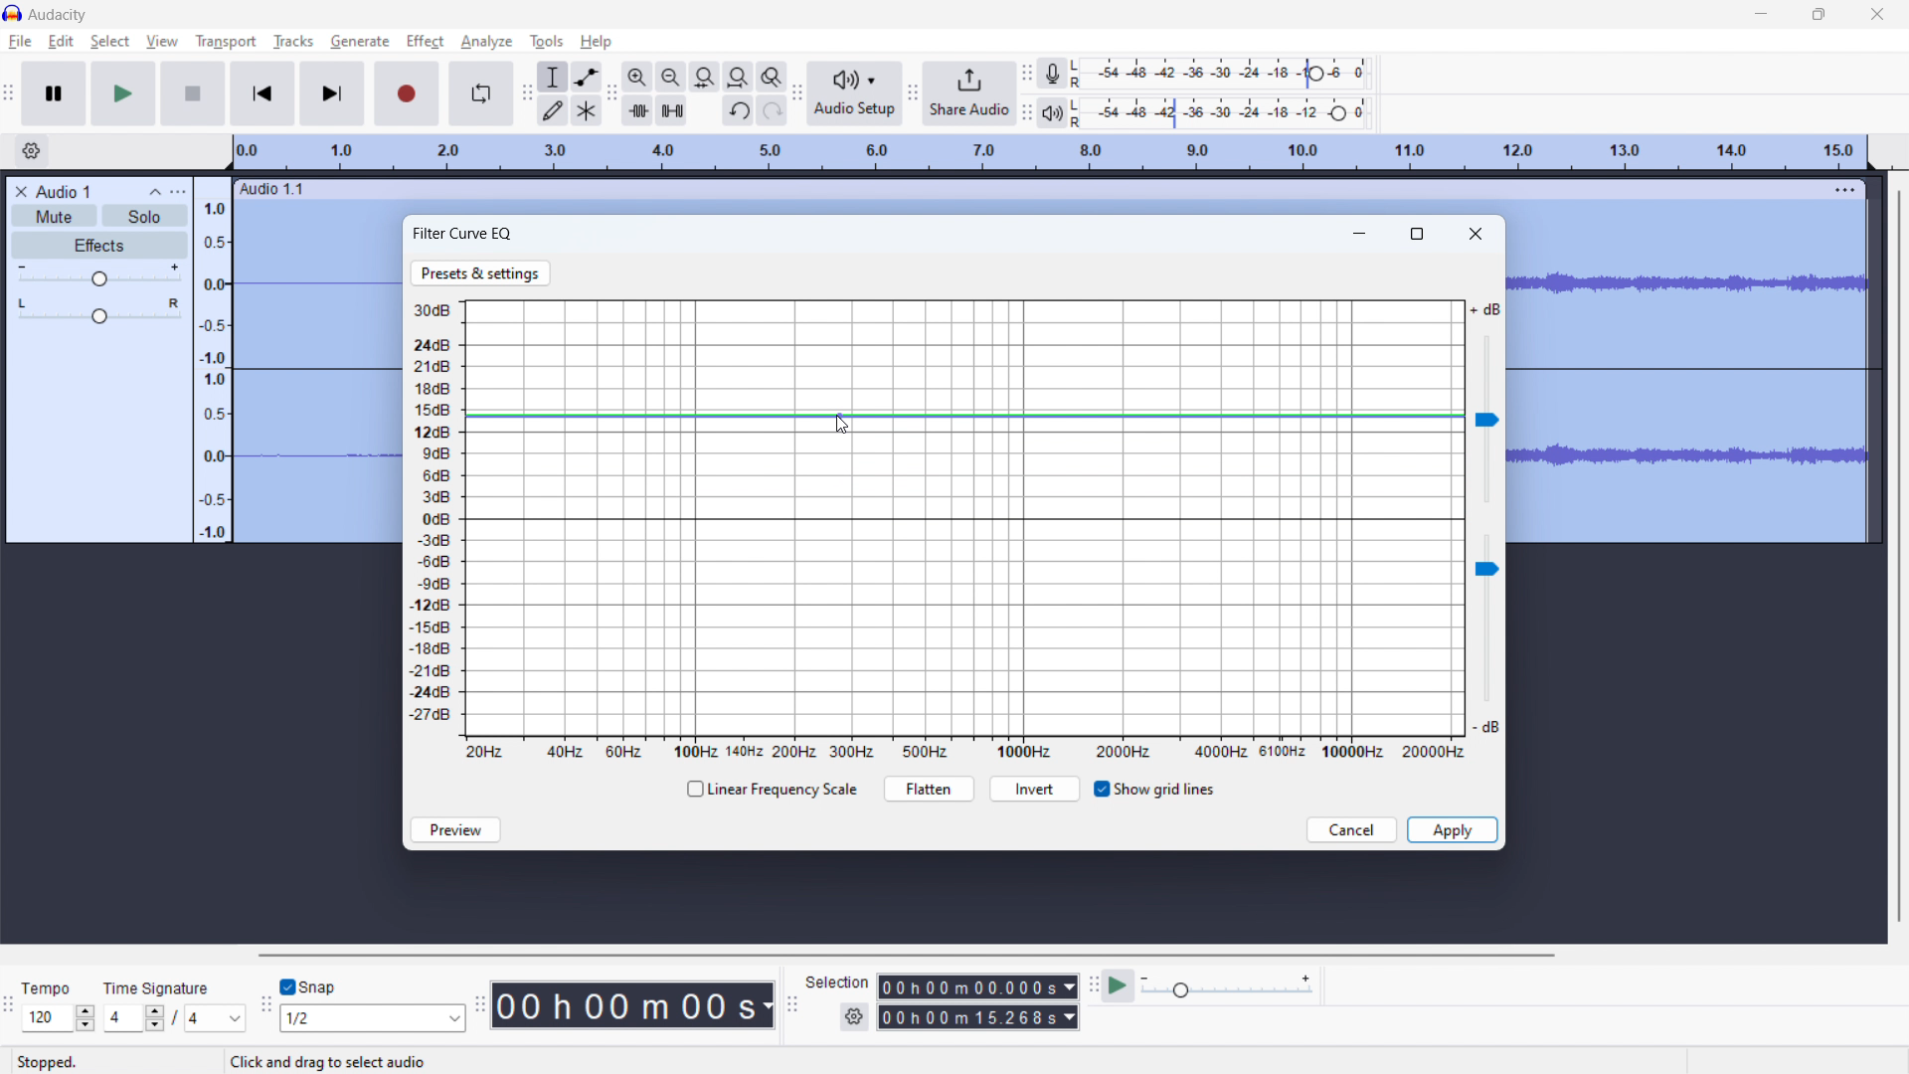  Describe the element at coordinates (1028, 74) in the screenshot. I see `recording meter toolbar` at that location.